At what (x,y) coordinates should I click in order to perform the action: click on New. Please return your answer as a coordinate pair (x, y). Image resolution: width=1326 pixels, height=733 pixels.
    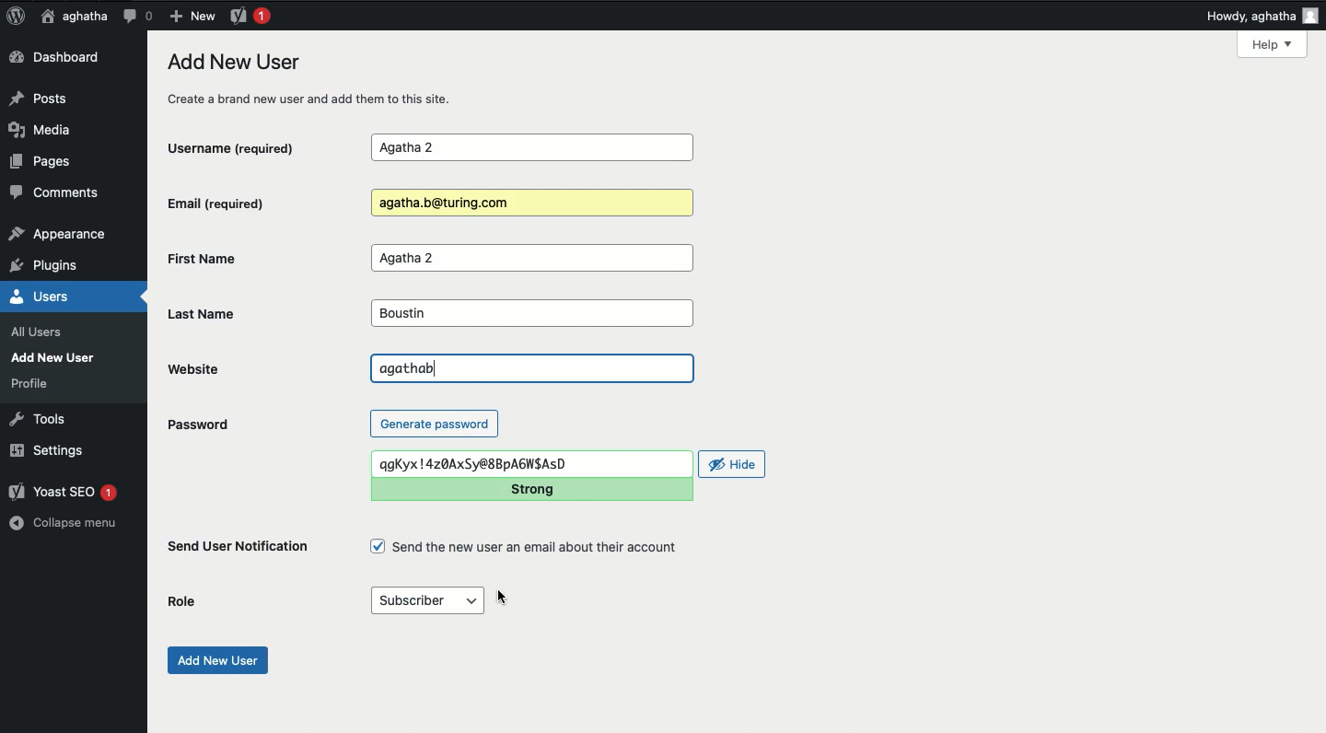
    Looking at the image, I should click on (192, 15).